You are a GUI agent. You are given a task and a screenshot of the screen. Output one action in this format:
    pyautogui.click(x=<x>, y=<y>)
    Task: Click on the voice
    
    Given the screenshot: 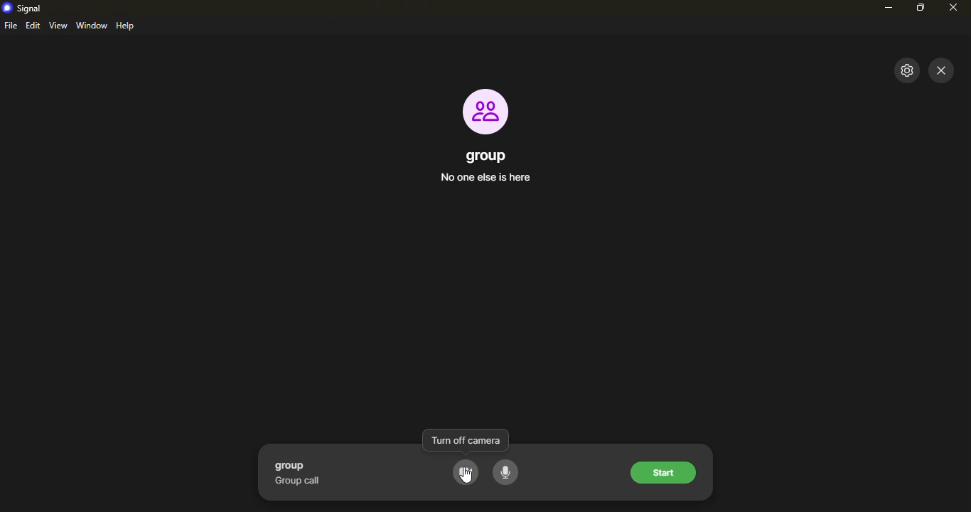 What is the action you would take?
    pyautogui.click(x=505, y=472)
    